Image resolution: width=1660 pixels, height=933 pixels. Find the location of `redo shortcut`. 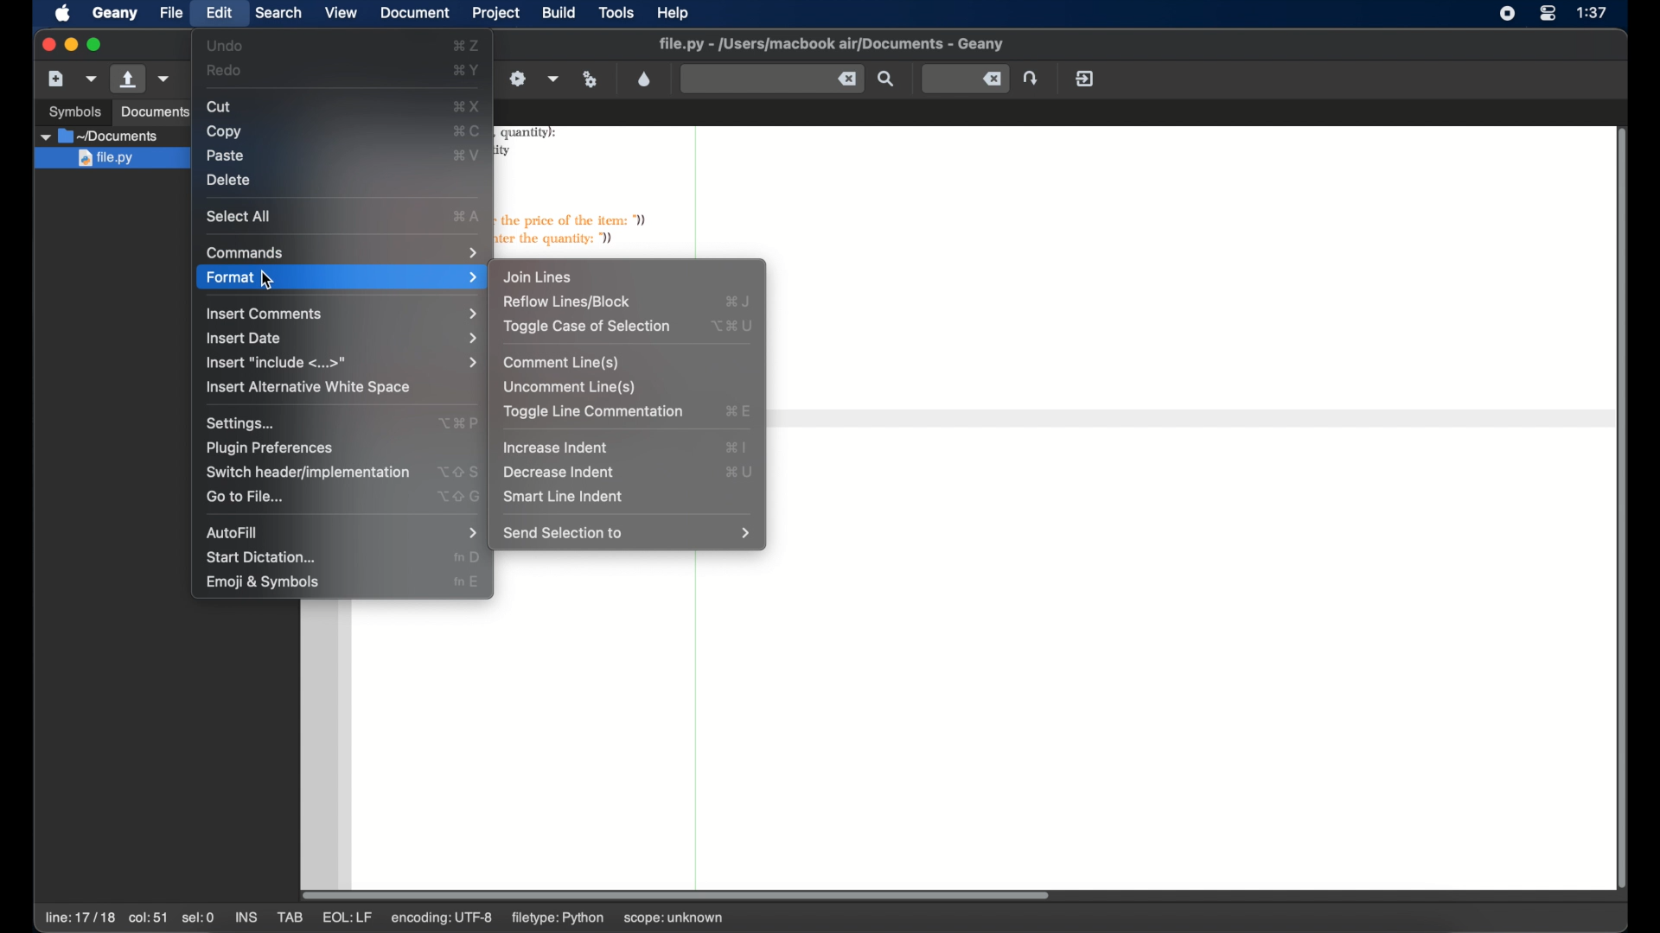

redo shortcut is located at coordinates (466, 70).